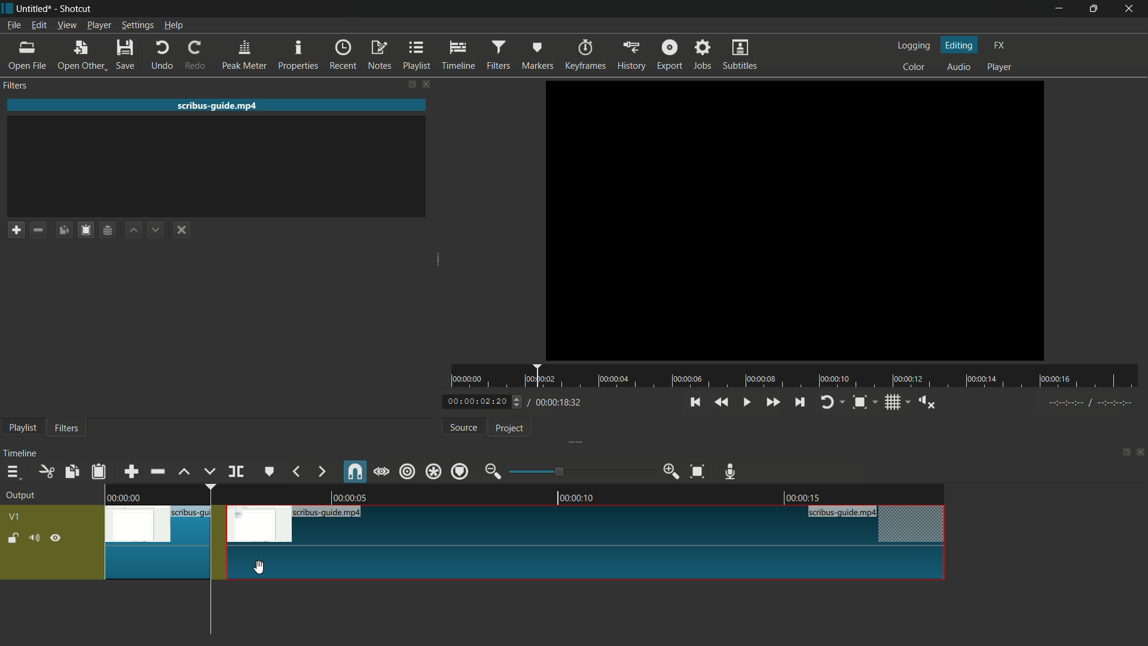 Image resolution: width=1148 pixels, height=646 pixels. Describe the element at coordinates (344, 55) in the screenshot. I see `recent` at that location.